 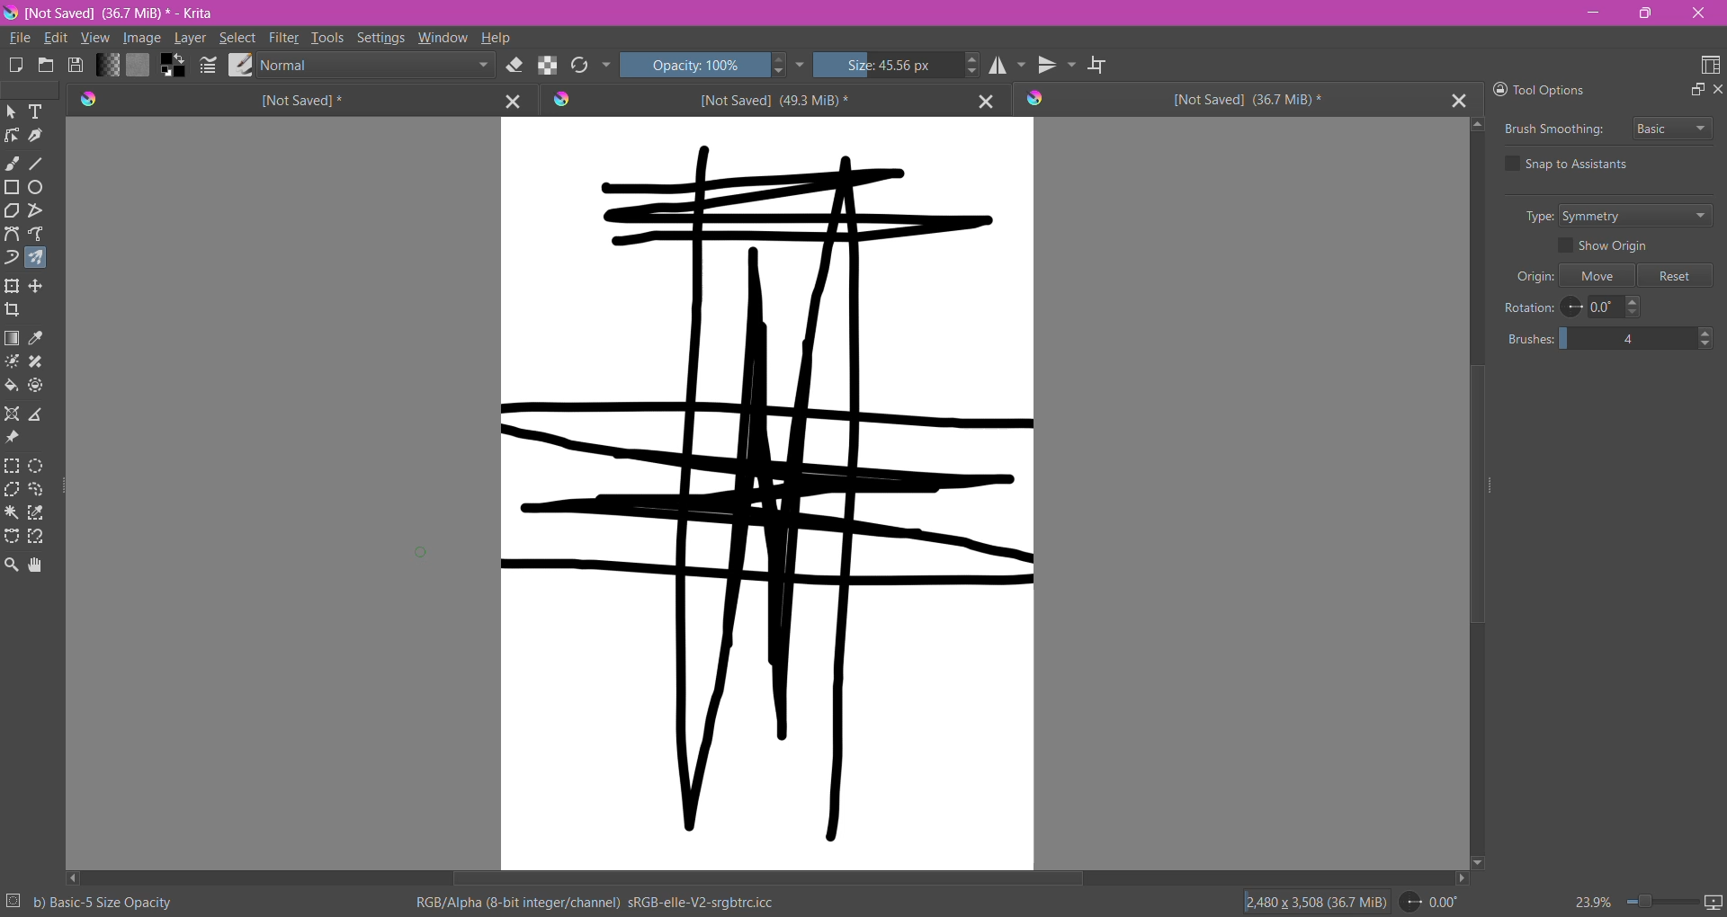 I want to click on Edit Shapes Tool, so click(x=13, y=136).